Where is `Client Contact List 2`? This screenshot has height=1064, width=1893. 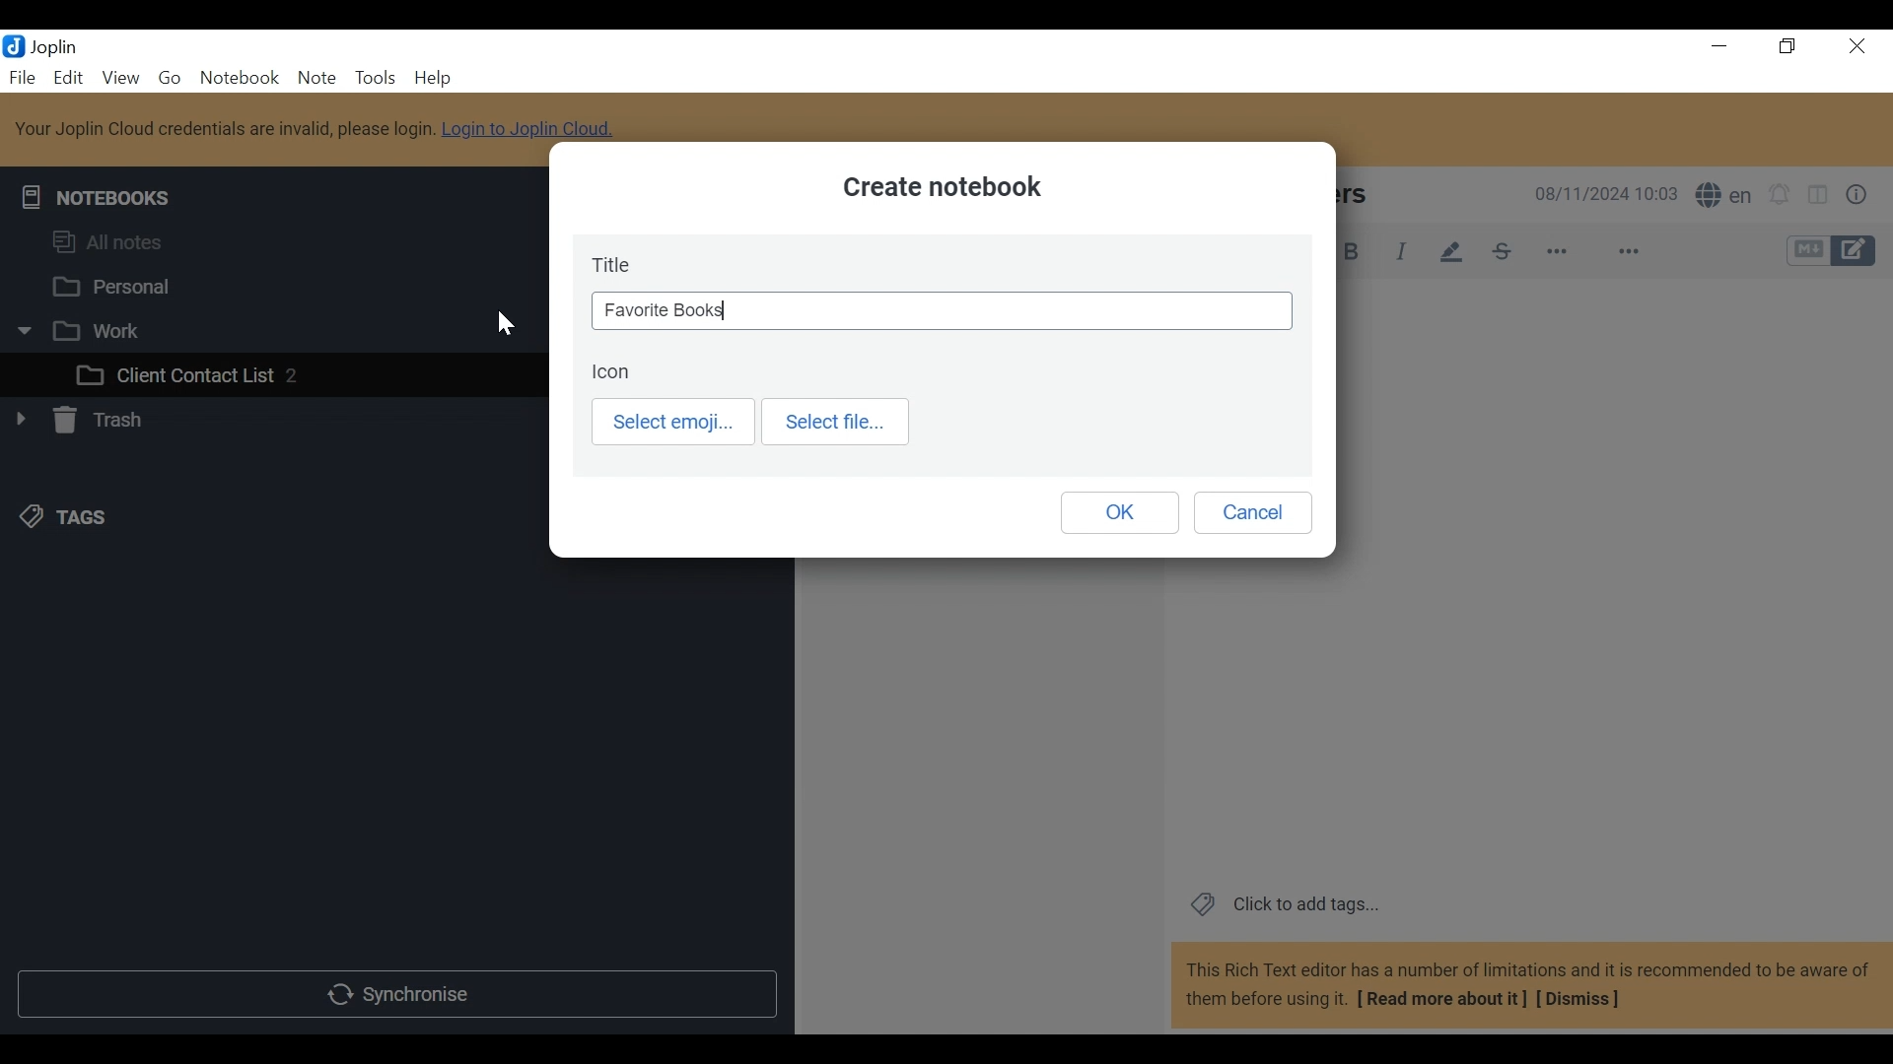 Client Contact List 2 is located at coordinates (190, 375).